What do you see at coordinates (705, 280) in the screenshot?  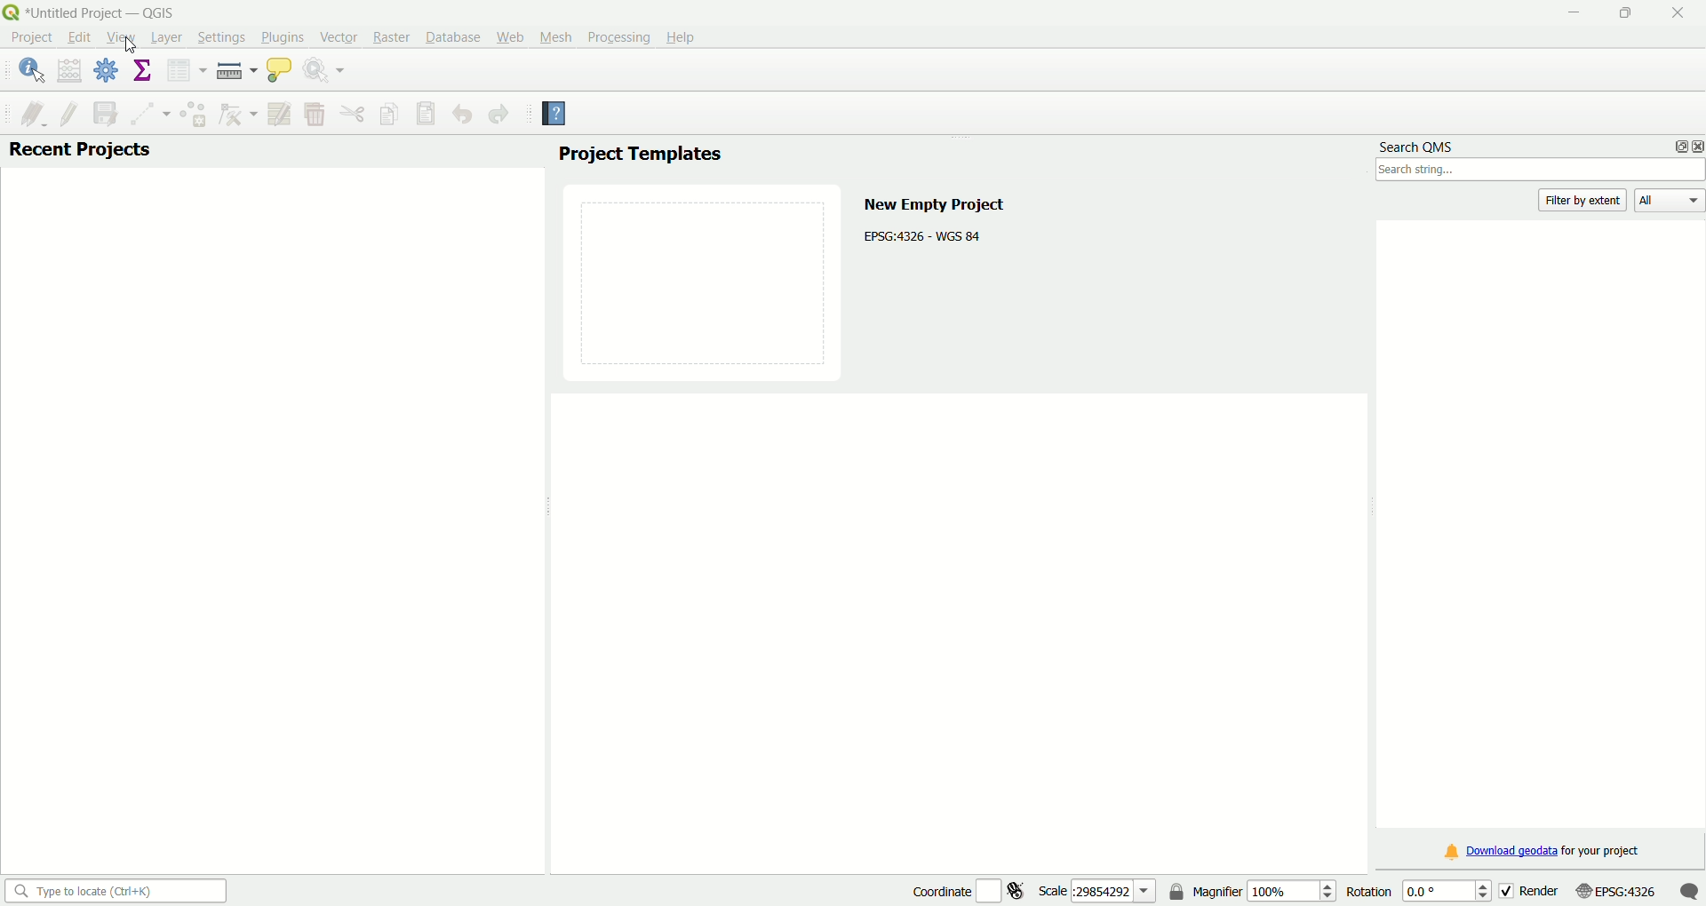 I see `slide` at bounding box center [705, 280].